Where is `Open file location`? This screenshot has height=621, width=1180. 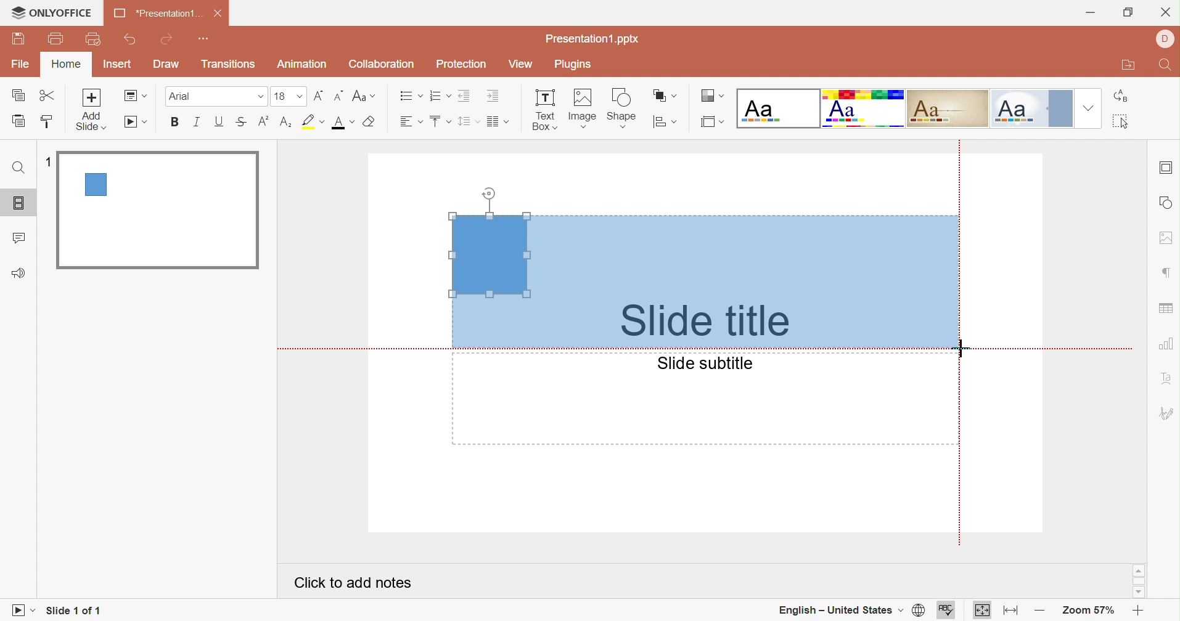
Open file location is located at coordinates (1128, 66).